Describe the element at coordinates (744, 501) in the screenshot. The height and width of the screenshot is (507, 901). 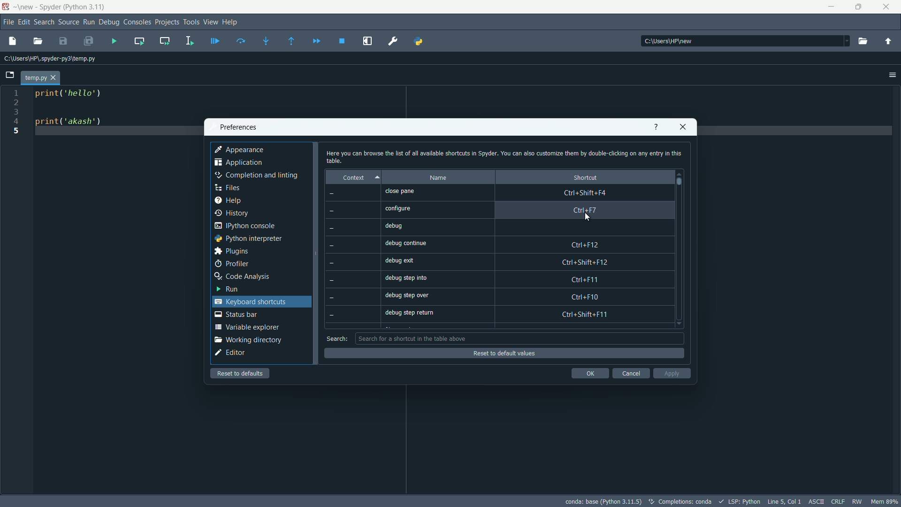
I see `LSP:Python` at that location.